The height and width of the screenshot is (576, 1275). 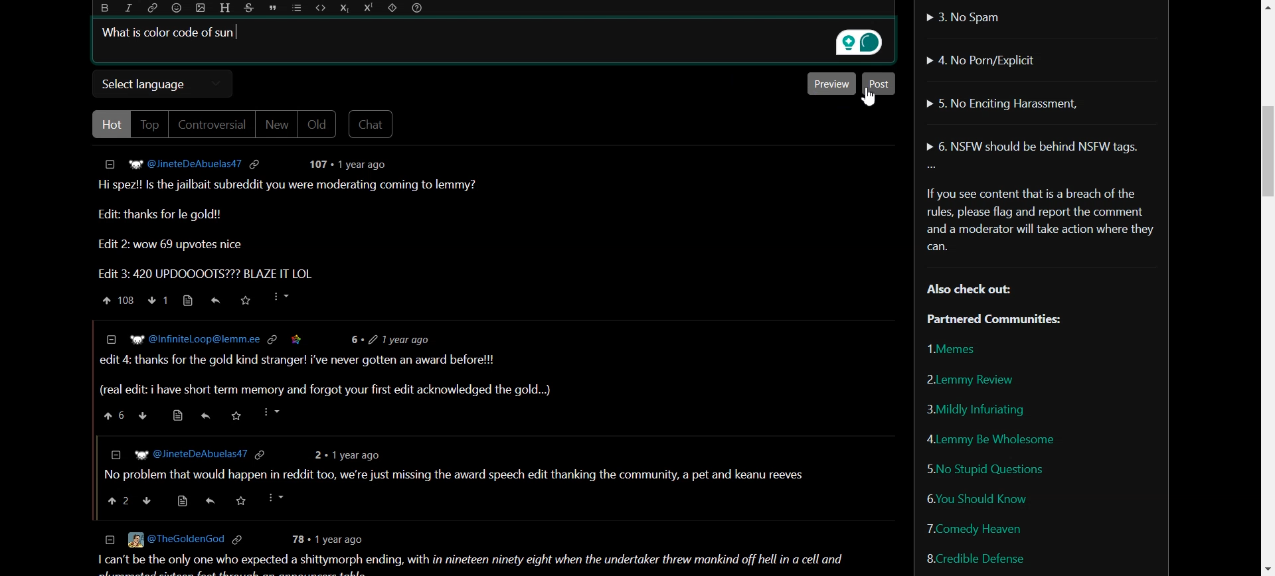 What do you see at coordinates (1002, 102) in the screenshot?
I see `No Enciting Harassment` at bounding box center [1002, 102].